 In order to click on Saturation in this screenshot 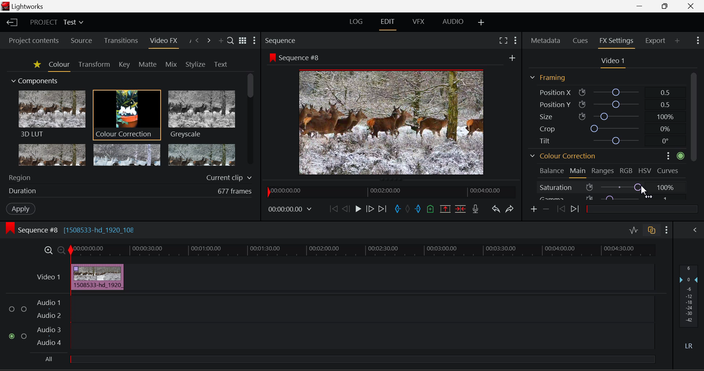, I will do `click(604, 186)`.